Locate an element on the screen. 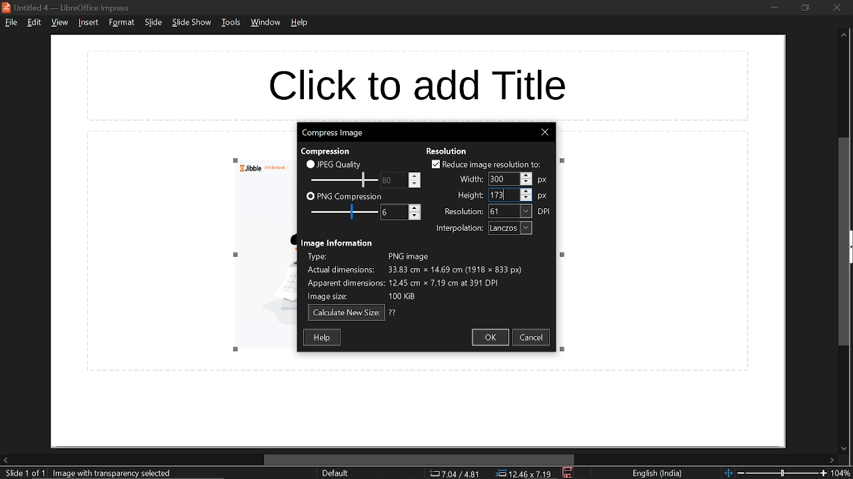  Decrease  is located at coordinates (415, 217).